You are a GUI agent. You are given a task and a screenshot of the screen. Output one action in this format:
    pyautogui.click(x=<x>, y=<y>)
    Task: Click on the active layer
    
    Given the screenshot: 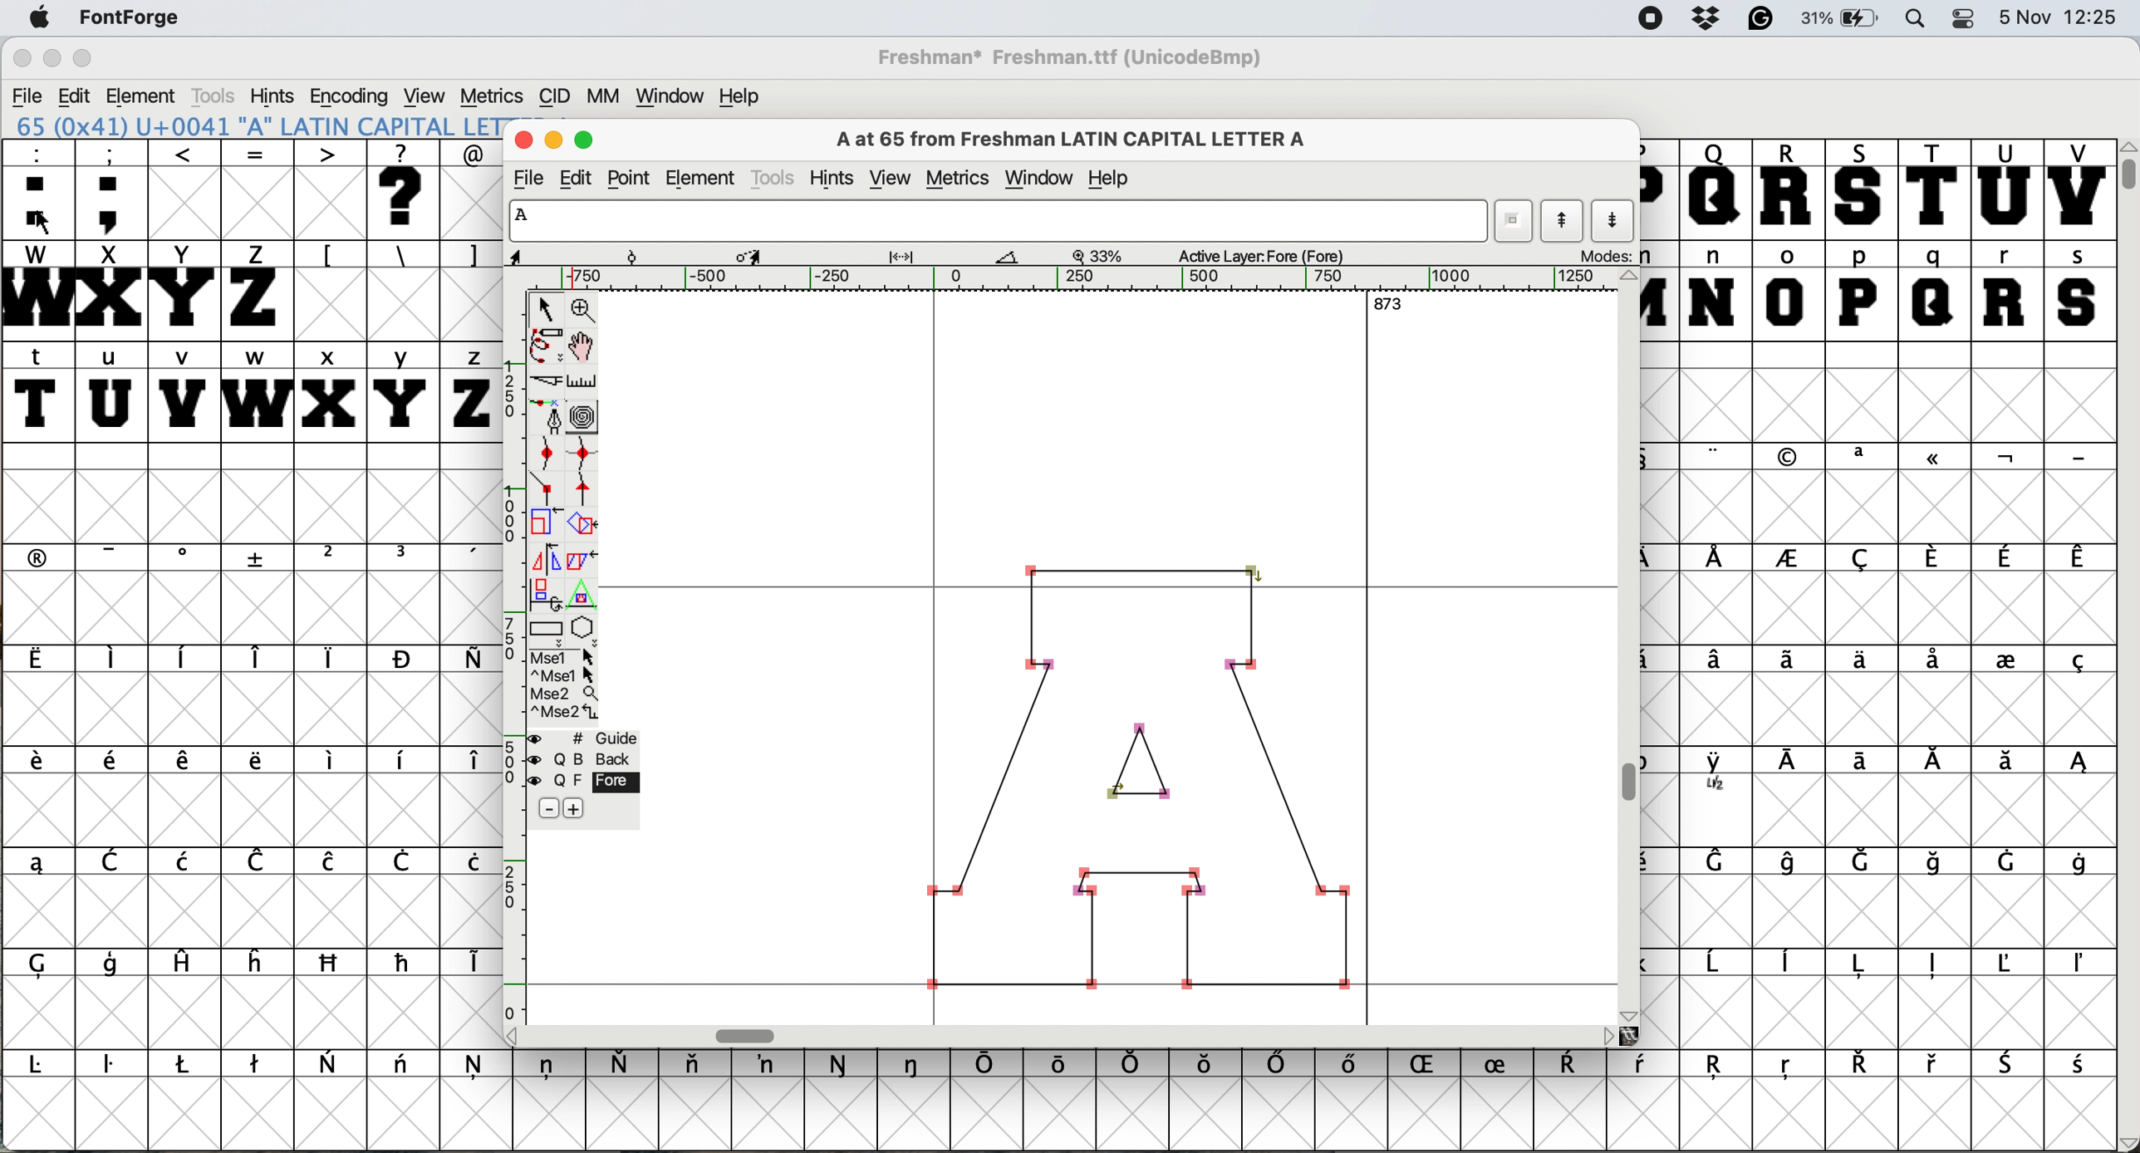 What is the action you would take?
    pyautogui.click(x=1267, y=254)
    